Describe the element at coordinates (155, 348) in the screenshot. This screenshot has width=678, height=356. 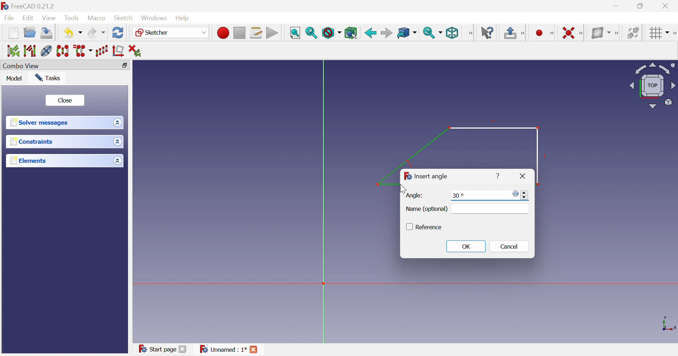
I see `Start page` at that location.